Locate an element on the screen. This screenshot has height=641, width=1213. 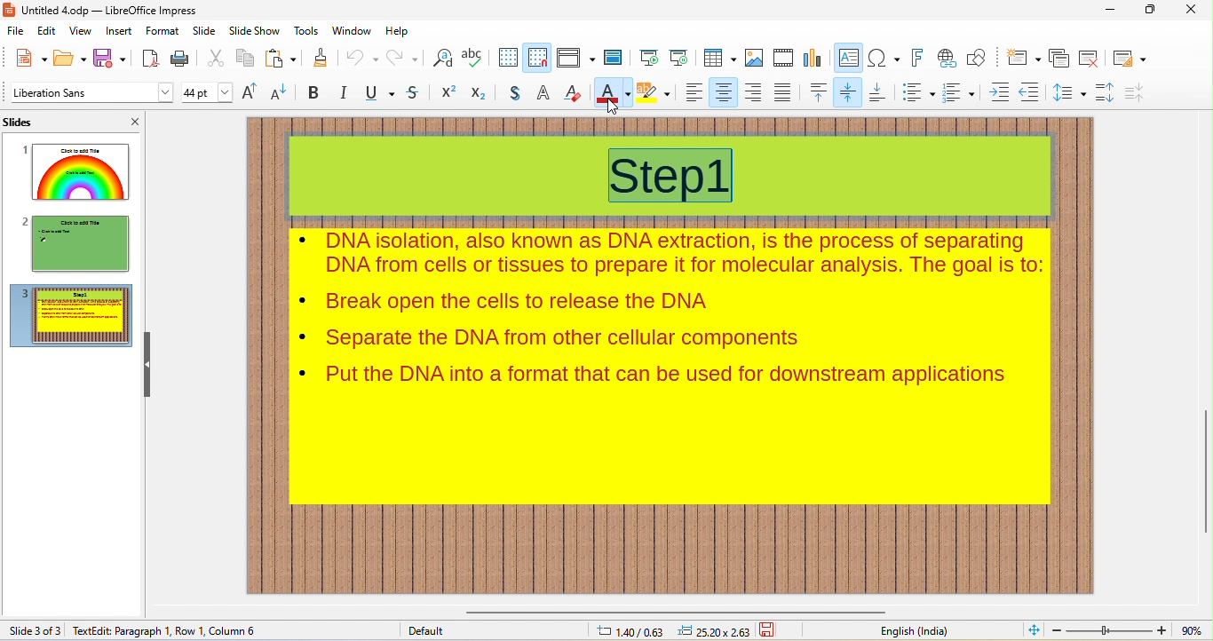
copy is located at coordinates (243, 59).